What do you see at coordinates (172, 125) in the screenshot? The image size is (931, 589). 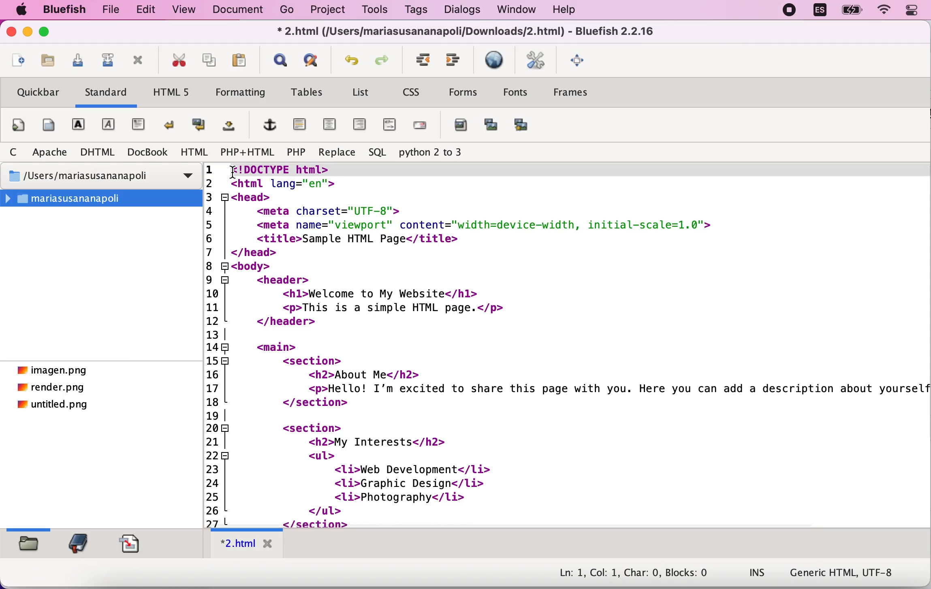 I see `break` at bounding box center [172, 125].